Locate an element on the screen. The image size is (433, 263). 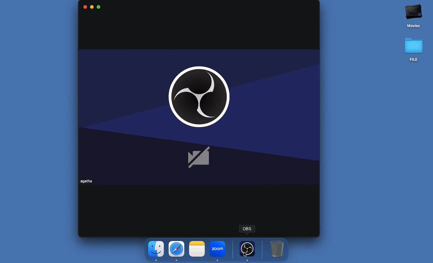
Close is located at coordinates (84, 7).